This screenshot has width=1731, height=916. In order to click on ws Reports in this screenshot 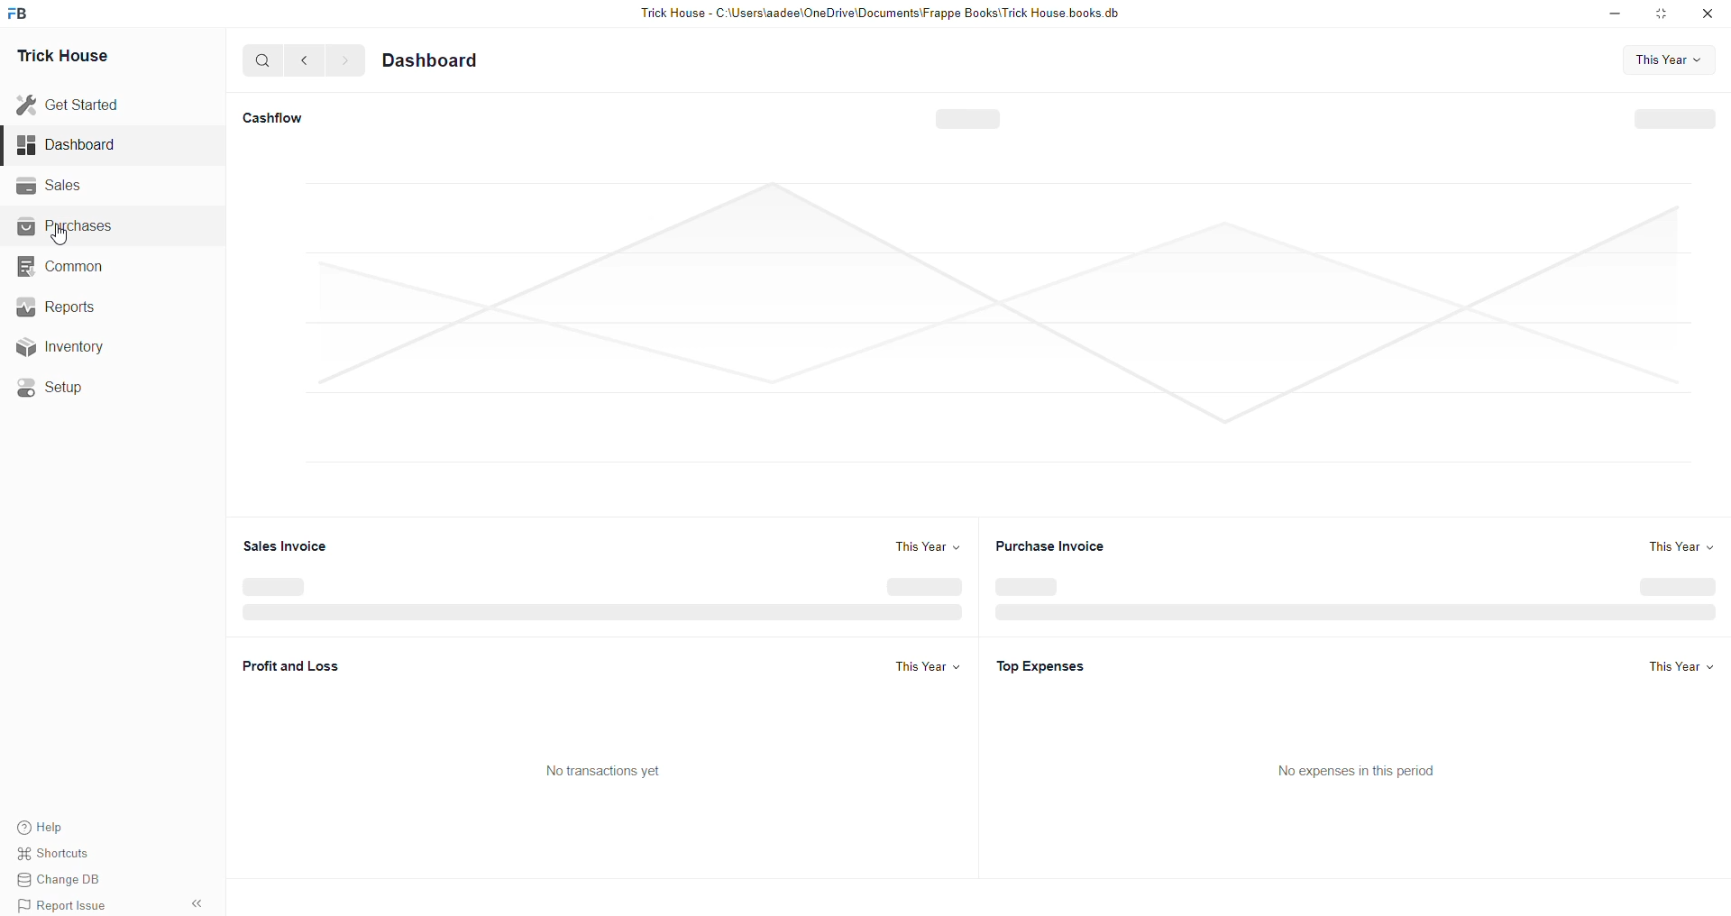, I will do `click(62, 309)`.